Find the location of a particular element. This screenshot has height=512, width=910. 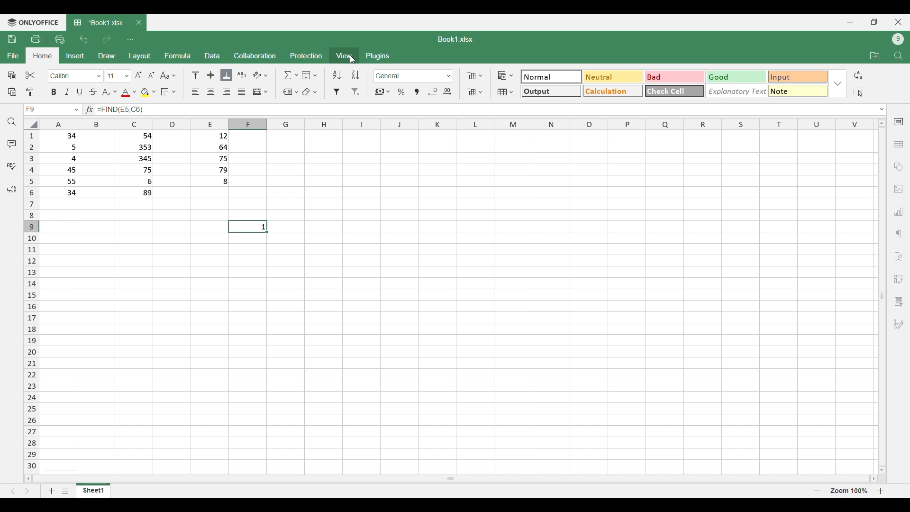

Bold is located at coordinates (54, 92).